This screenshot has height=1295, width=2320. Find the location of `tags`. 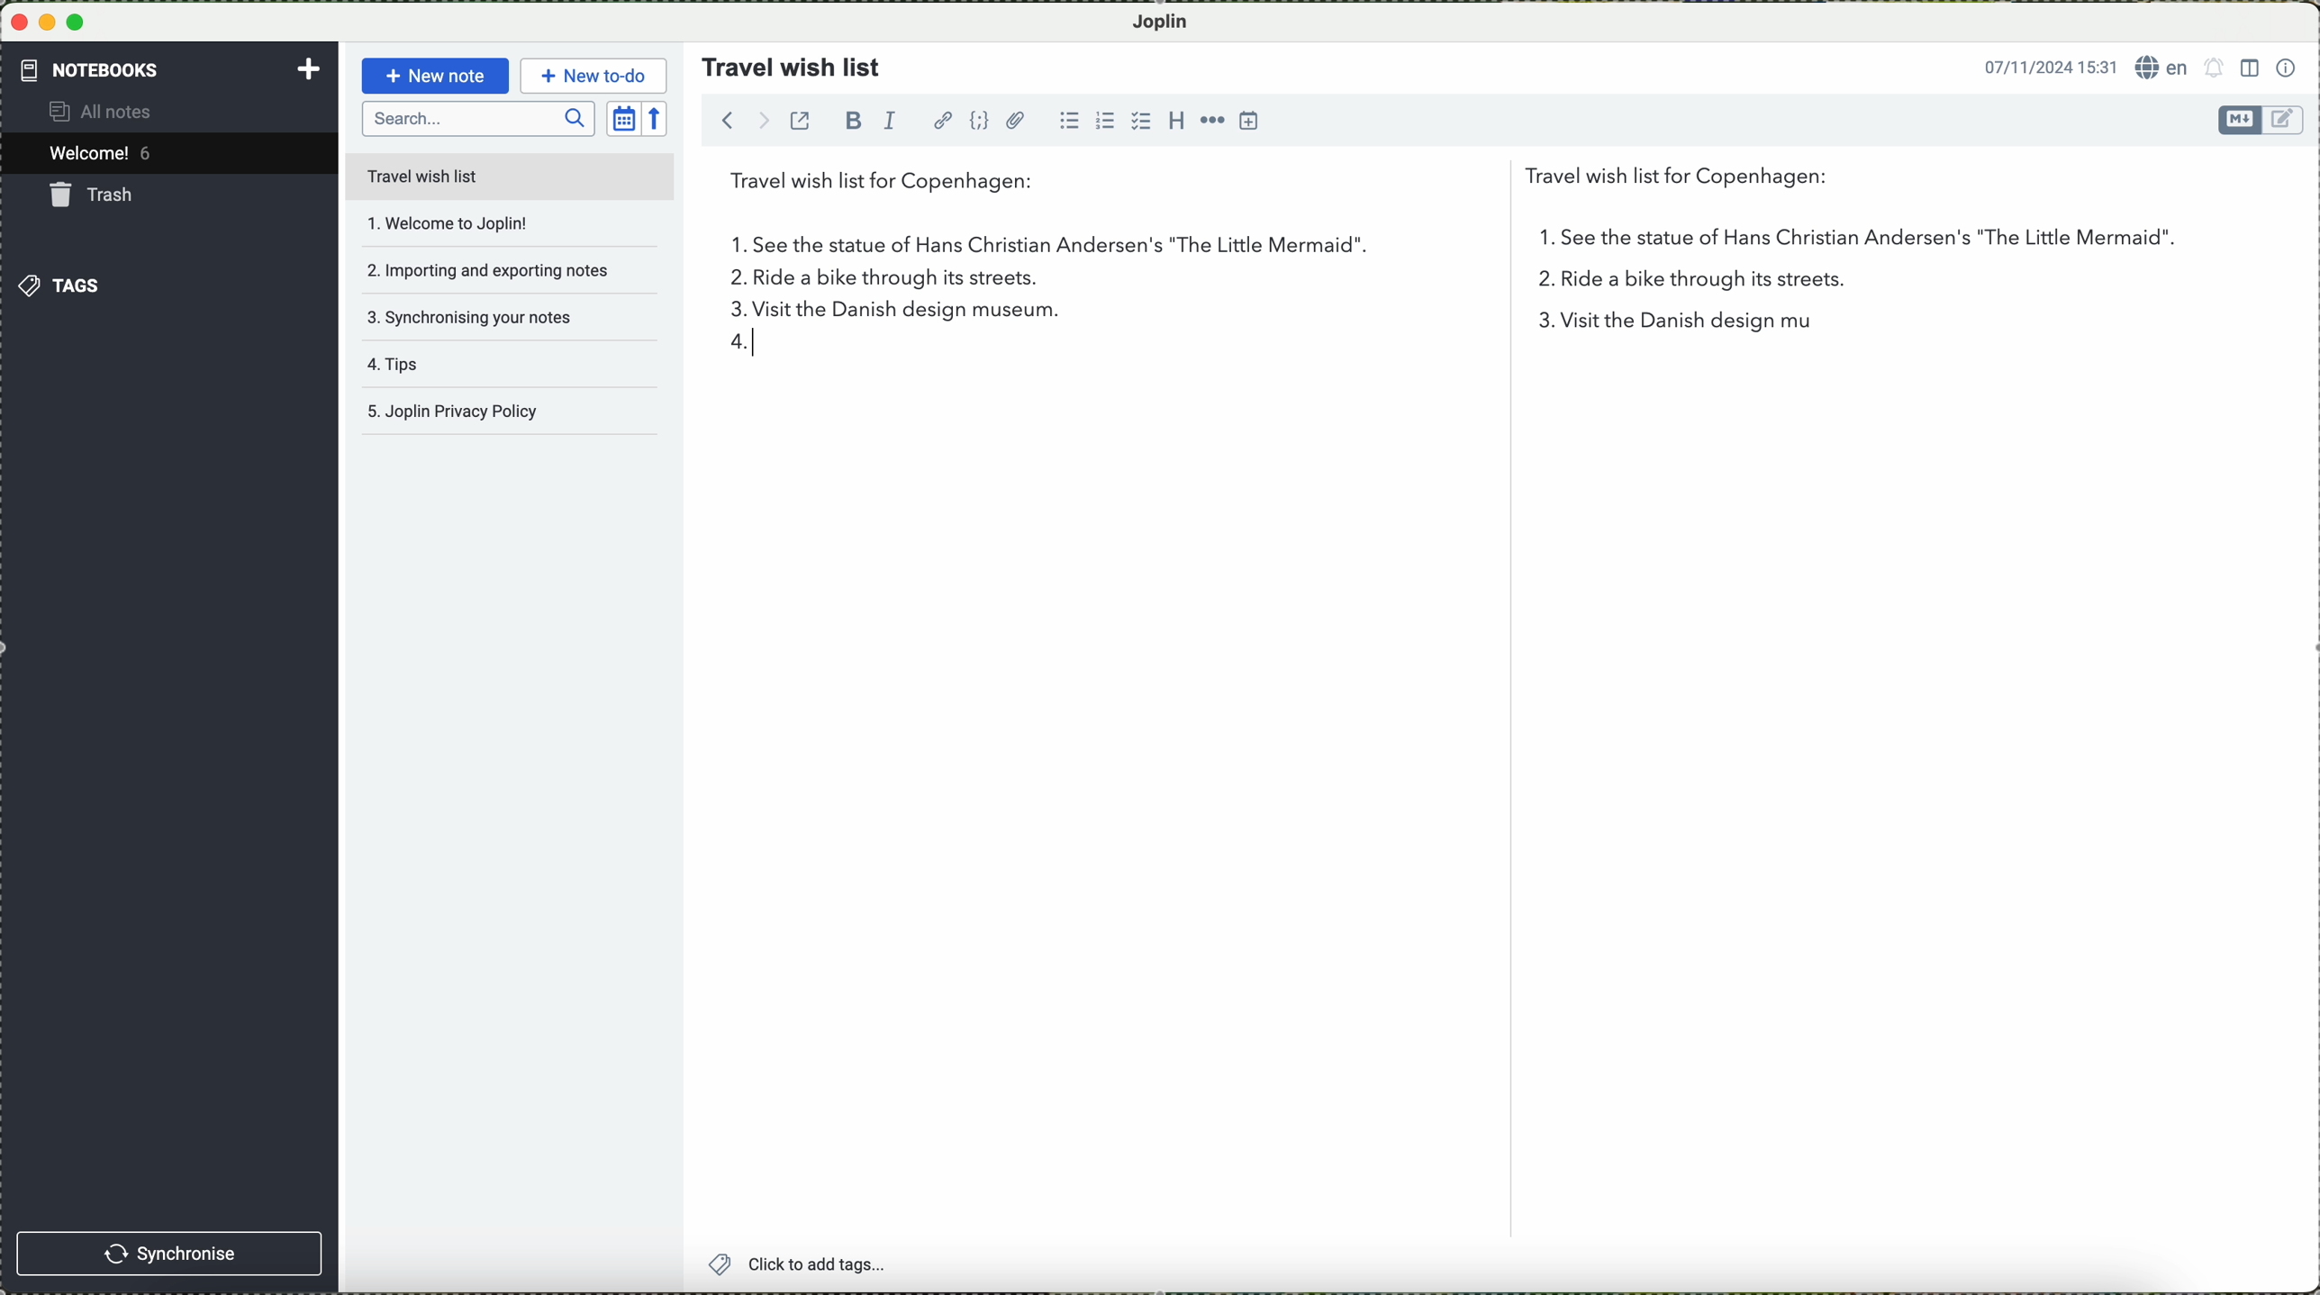

tags is located at coordinates (62, 285).